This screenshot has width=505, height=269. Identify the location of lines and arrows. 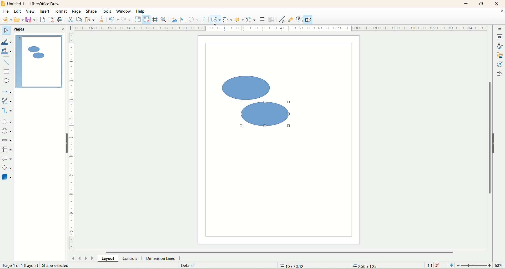
(7, 92).